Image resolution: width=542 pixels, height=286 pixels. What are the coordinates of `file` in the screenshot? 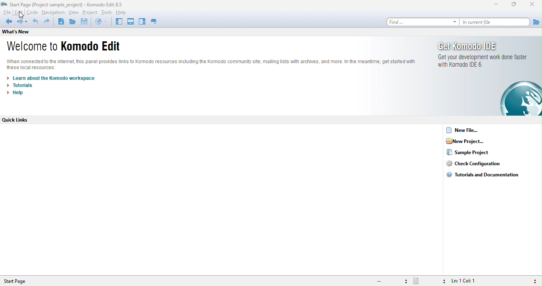 It's located at (536, 21).